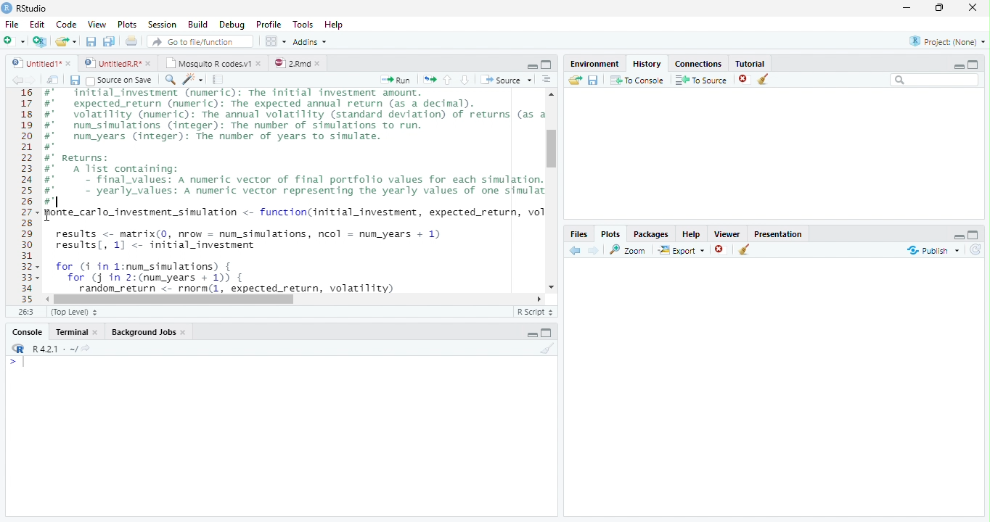 This screenshot has width=990, height=522. Describe the element at coordinates (53, 80) in the screenshot. I see `Open in new window` at that location.